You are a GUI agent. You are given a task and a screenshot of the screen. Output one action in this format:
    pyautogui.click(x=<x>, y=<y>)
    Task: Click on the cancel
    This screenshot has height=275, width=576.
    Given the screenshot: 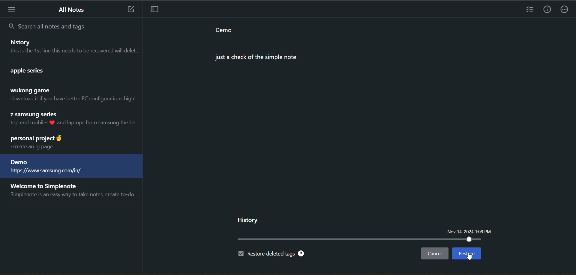 What is the action you would take?
    pyautogui.click(x=434, y=254)
    